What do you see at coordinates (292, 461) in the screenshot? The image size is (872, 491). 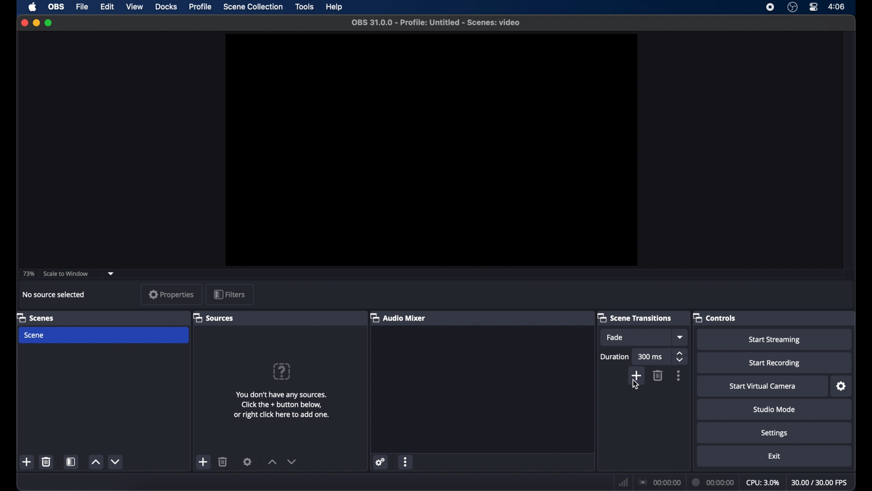 I see `decrement` at bounding box center [292, 461].